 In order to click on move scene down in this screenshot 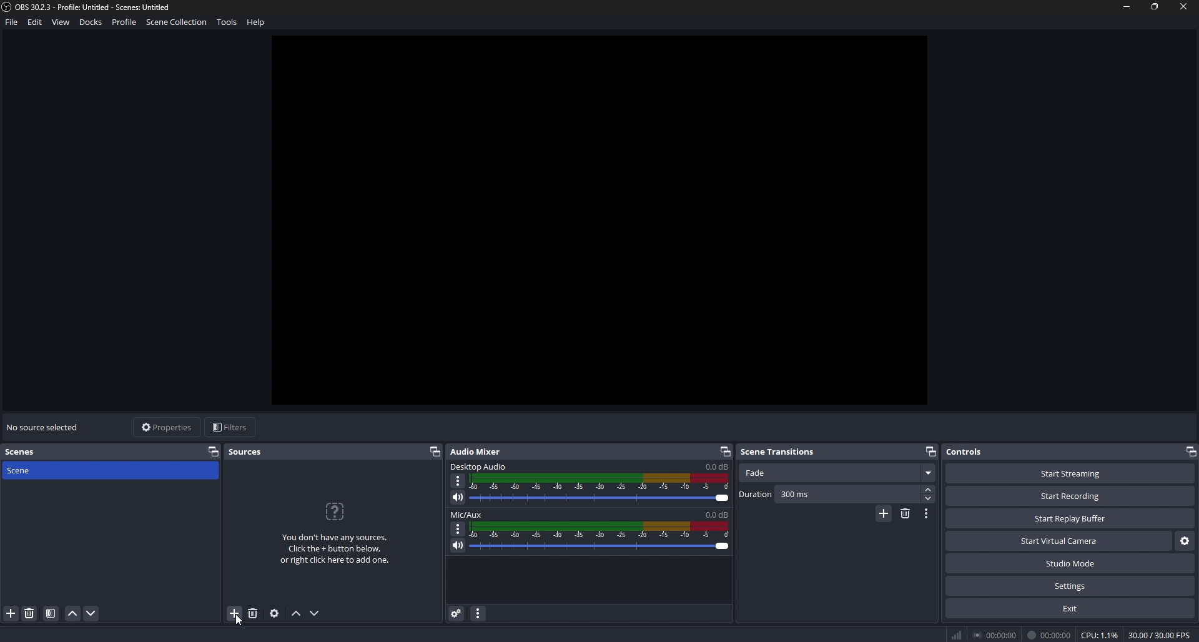, I will do `click(92, 613)`.